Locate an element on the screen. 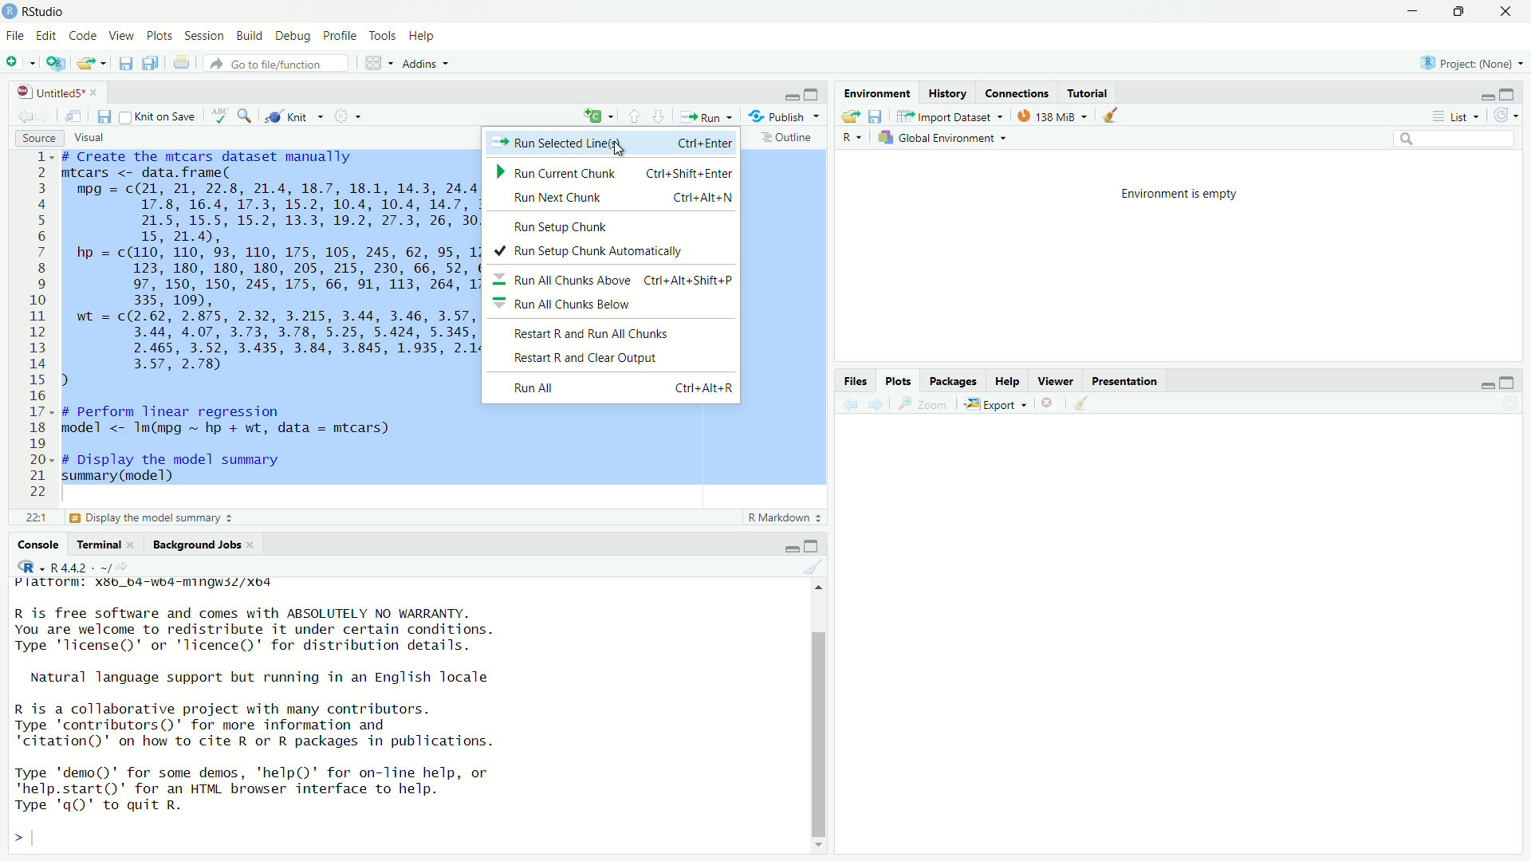  Platrorm: X3b_b4-wb4-mingwsZ/Xo4

R is free software and comes with ABSOLUTELY NO WARRANTY.

You are welcome to redistribute it under certain conditions.

Type 'license()' or 'licence()' for distribution details.
Natural language support but running in an English locale

R is a collaborative project with many contributors.

Type 'contributors()' for more information and

"citation()' on how to cite R or R packages in publications.

Type 'demo()' for some demos, ‘help()' for on-Tine help, or

'help.start()' for an HTML browser interface to help.

Type 'q()' to quit R. is located at coordinates (255, 696).